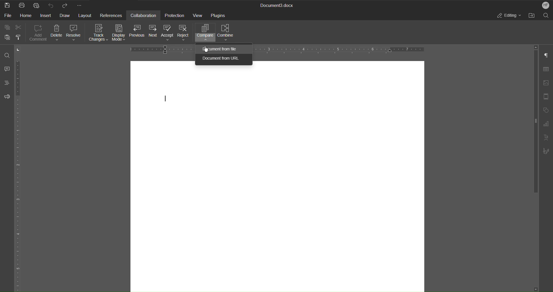  I want to click on Scroll down, so click(535, 289).